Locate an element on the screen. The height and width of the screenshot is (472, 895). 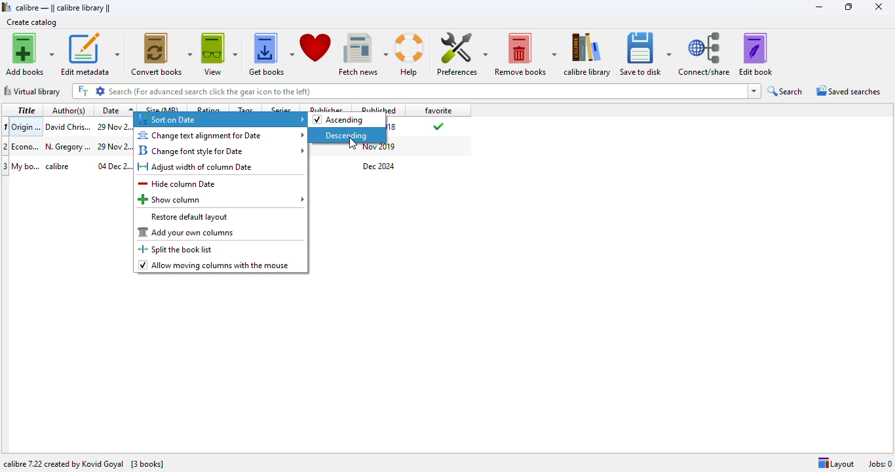
adjust with of column date is located at coordinates (196, 167).